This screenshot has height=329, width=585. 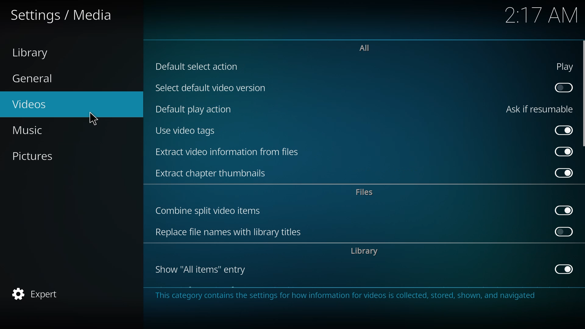 I want to click on info, so click(x=346, y=295).